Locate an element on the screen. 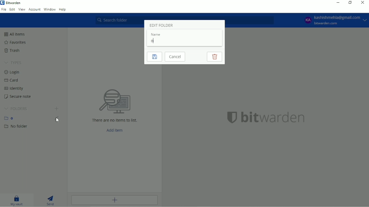 The width and height of the screenshot is (369, 207). Restore down is located at coordinates (350, 3).